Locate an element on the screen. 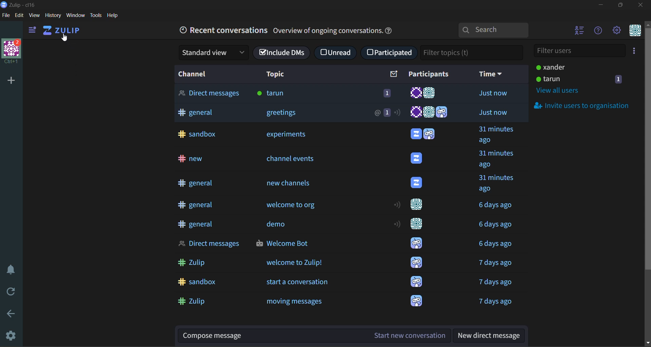 The width and height of the screenshot is (651, 347). Welcome Bot is located at coordinates (294, 243).